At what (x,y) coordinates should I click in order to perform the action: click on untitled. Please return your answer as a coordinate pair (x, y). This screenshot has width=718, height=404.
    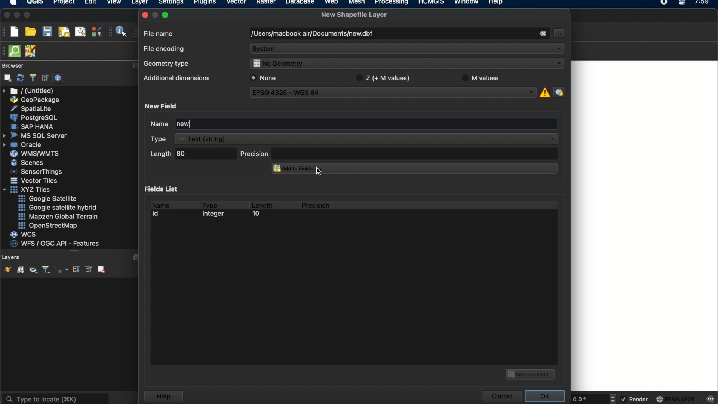
    Looking at the image, I should click on (29, 91).